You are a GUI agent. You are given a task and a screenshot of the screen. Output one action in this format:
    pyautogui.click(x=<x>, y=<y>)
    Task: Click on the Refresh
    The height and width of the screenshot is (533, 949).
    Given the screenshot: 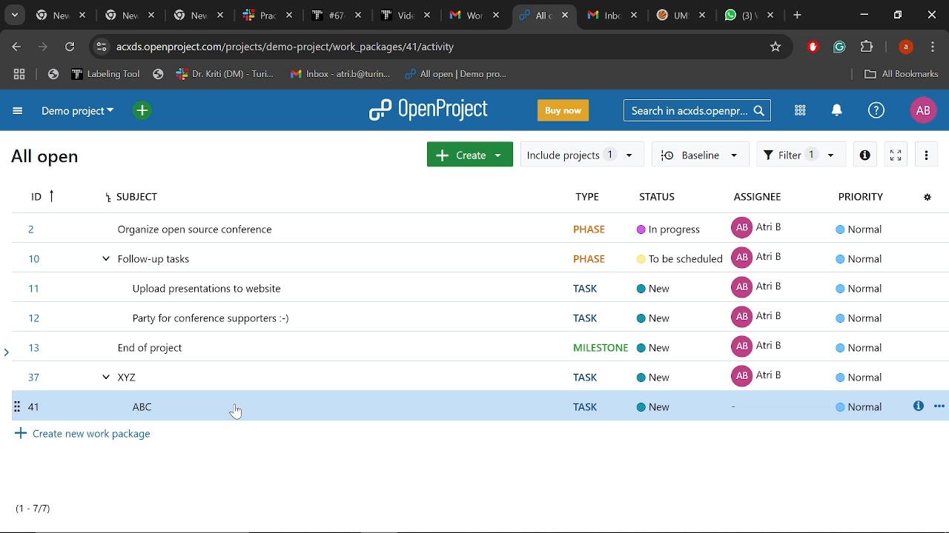 What is the action you would take?
    pyautogui.click(x=73, y=47)
    